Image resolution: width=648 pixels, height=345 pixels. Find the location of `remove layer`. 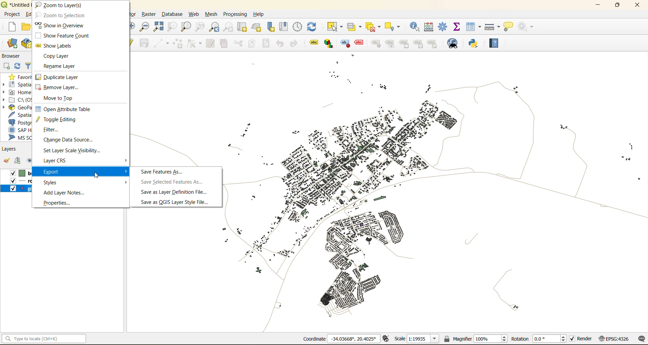

remove layer is located at coordinates (57, 88).